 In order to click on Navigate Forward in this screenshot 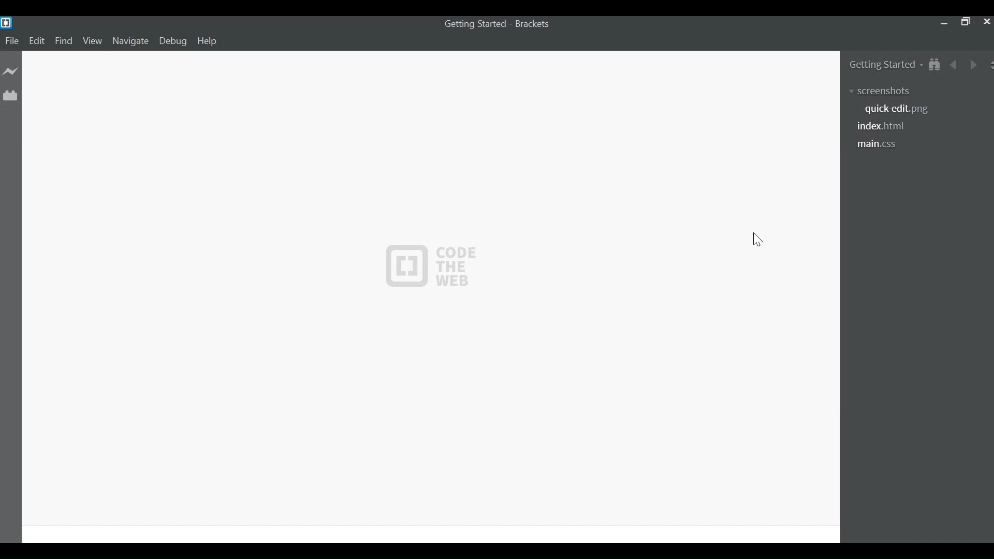, I will do `click(973, 64)`.